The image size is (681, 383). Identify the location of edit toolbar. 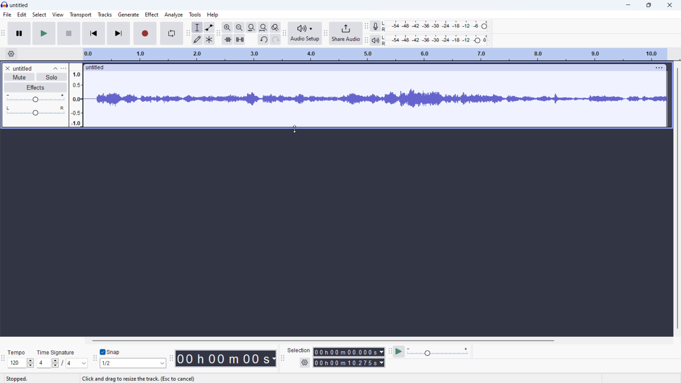
(218, 34).